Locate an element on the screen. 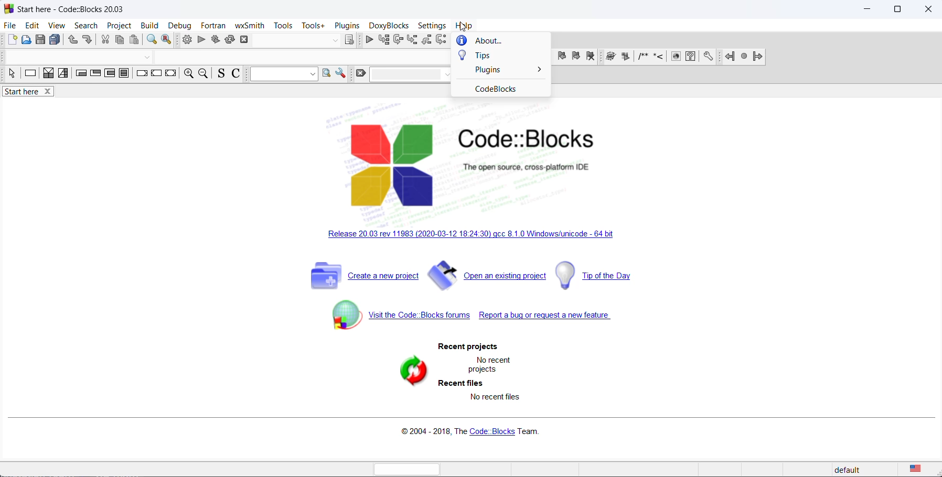  settings is located at coordinates (431, 25).